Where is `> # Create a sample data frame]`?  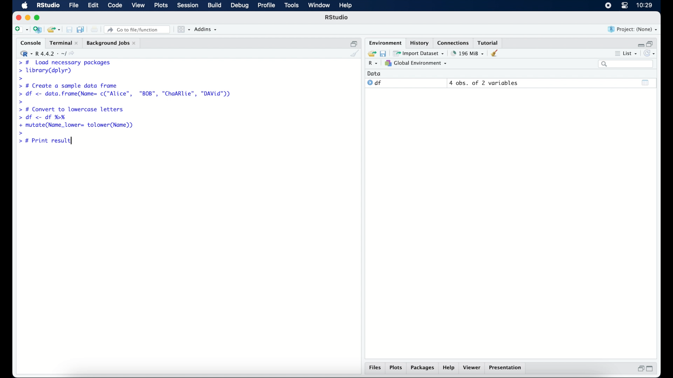
> # Create a sample data frame] is located at coordinates (69, 85).